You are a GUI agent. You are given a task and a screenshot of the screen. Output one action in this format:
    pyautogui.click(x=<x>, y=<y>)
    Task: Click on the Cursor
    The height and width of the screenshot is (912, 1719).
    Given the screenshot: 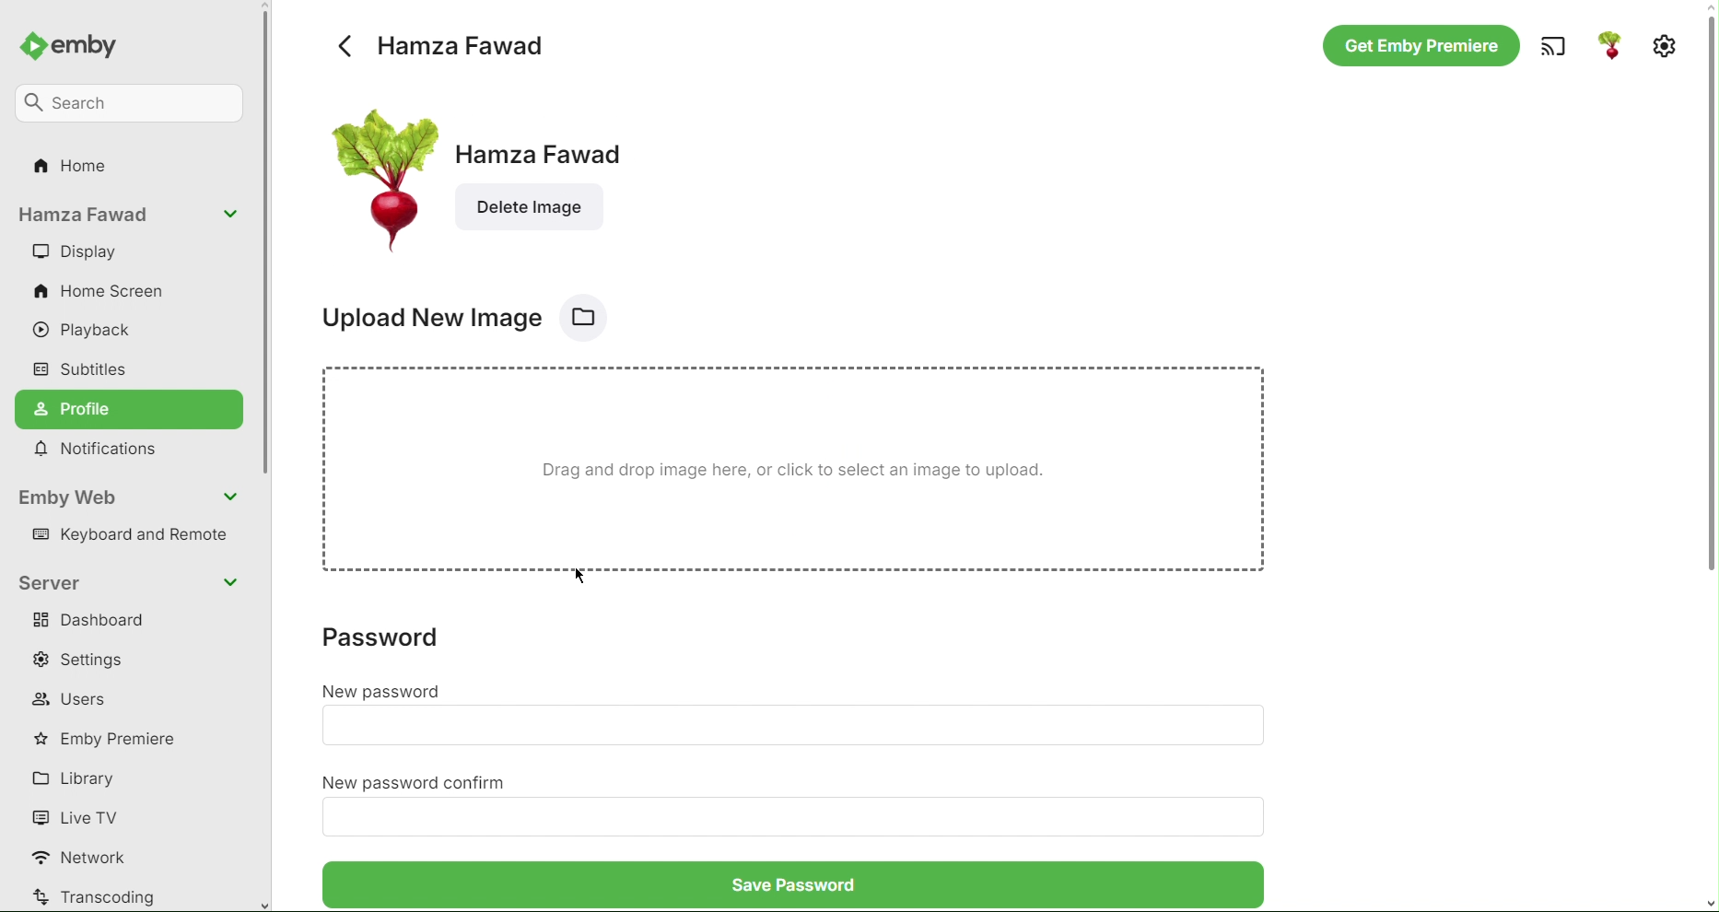 What is the action you would take?
    pyautogui.click(x=580, y=577)
    